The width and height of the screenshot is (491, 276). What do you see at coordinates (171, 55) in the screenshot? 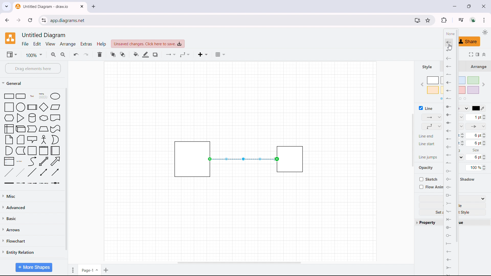
I see `conncetion` at bounding box center [171, 55].